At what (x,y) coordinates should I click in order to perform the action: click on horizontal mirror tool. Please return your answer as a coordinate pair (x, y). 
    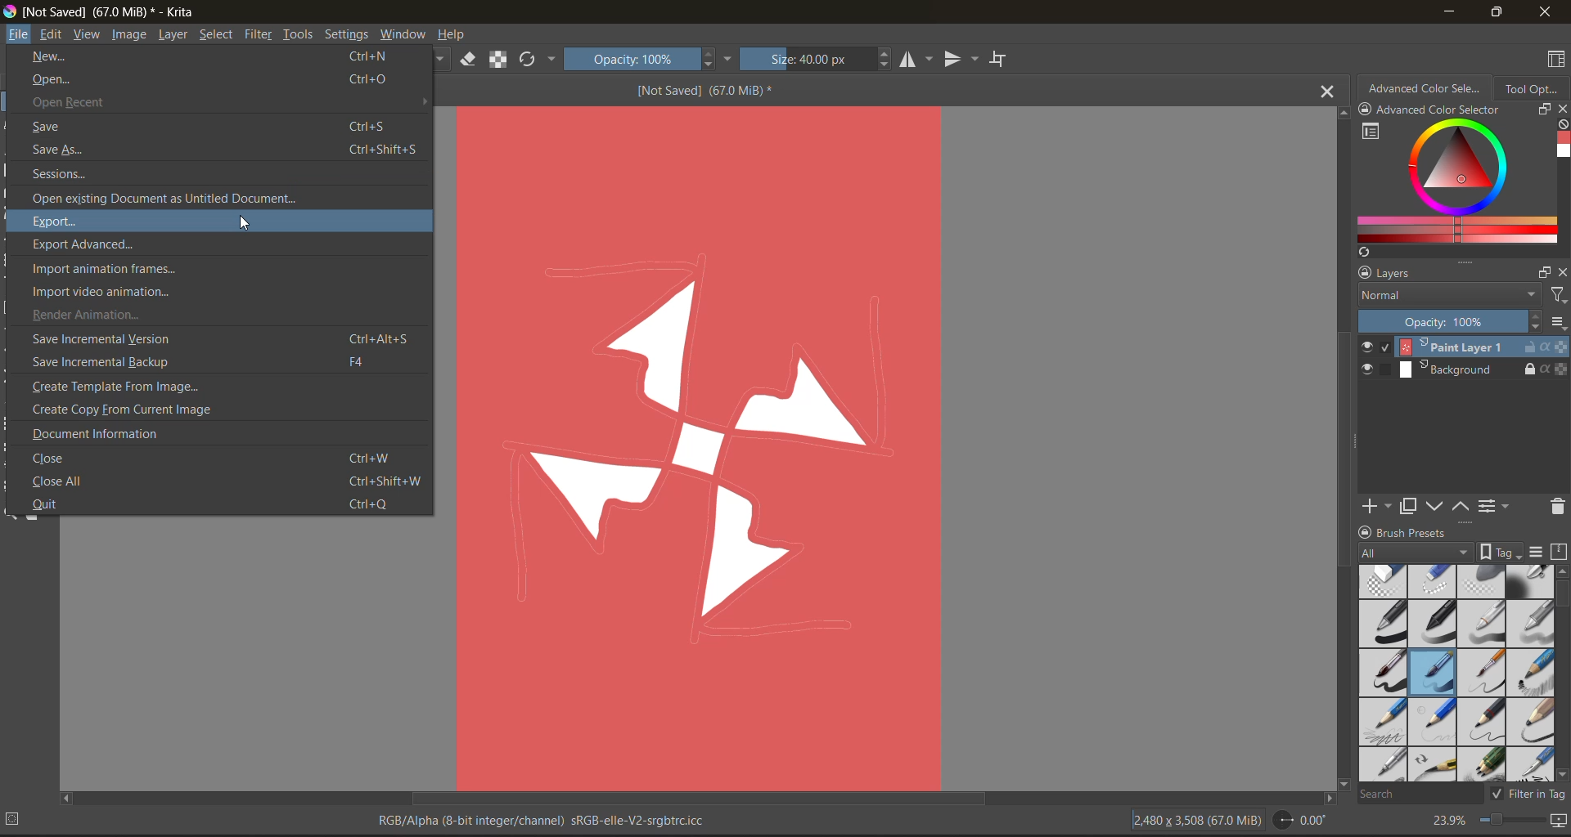
    Looking at the image, I should click on (918, 60).